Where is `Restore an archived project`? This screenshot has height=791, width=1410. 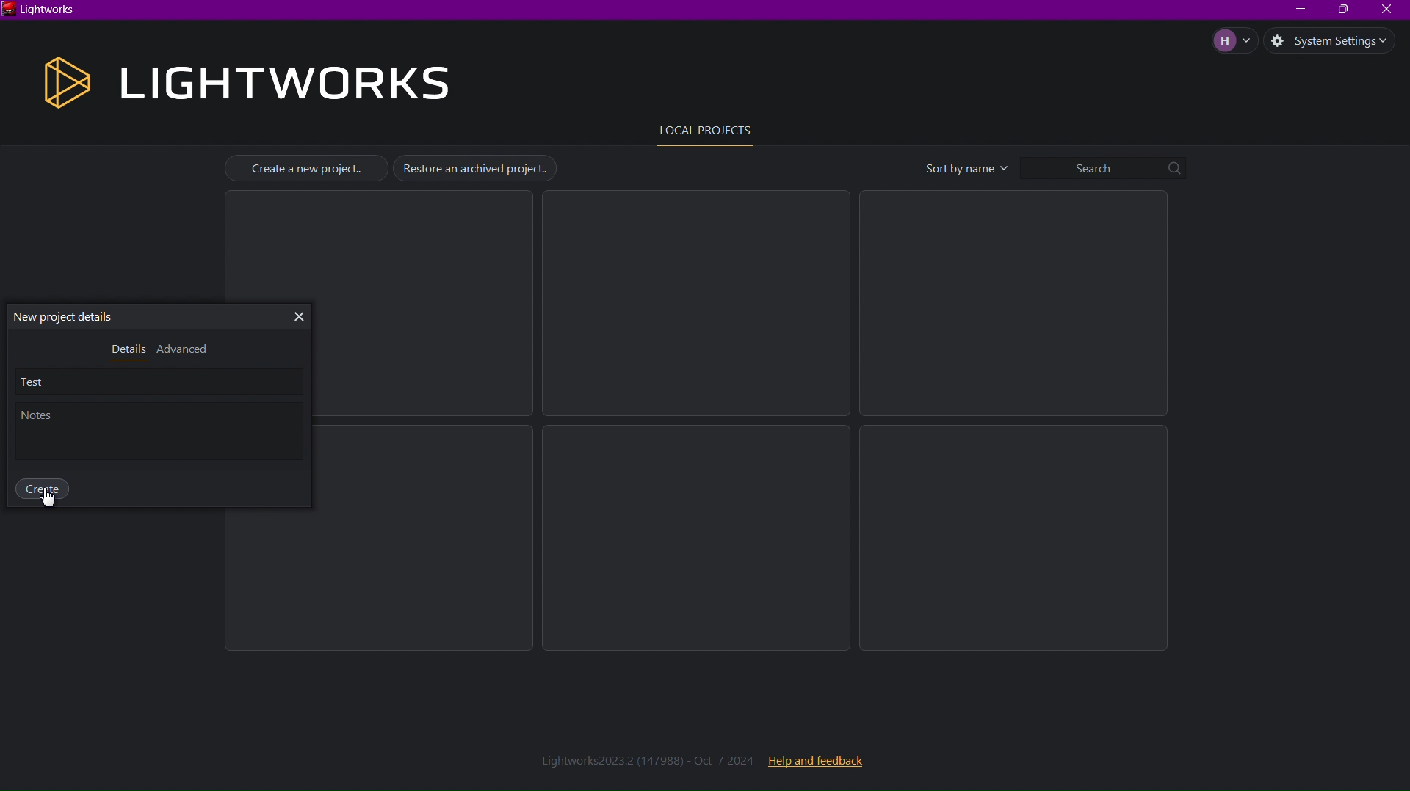 Restore an archived project is located at coordinates (474, 168).